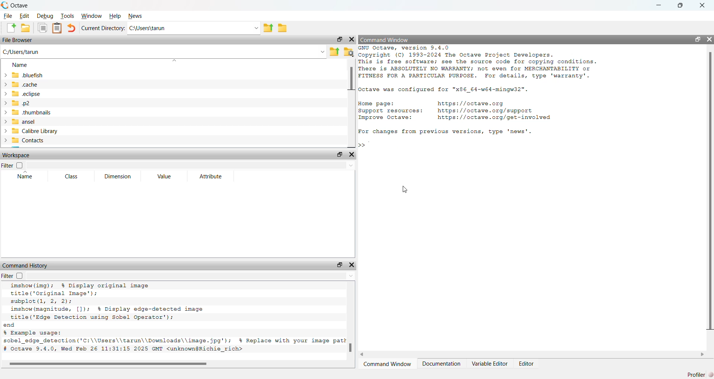  Describe the element at coordinates (24, 75) in the screenshot. I see `bluefish` at that location.